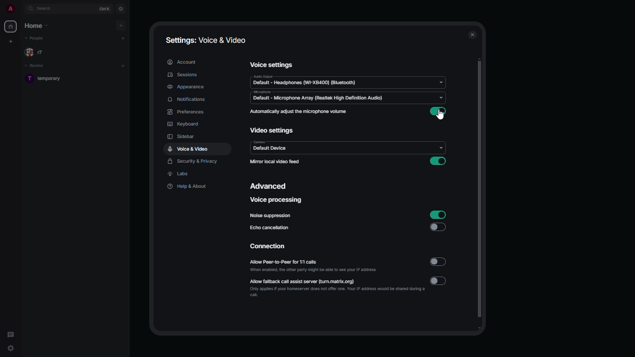  I want to click on enabled, so click(438, 214).